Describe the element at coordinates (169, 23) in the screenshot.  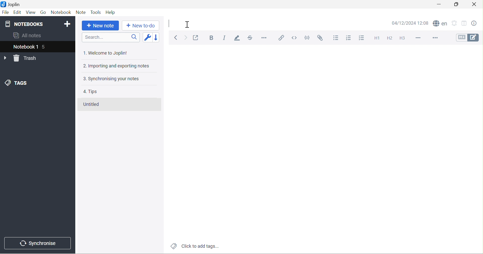
I see `Typing` at that location.